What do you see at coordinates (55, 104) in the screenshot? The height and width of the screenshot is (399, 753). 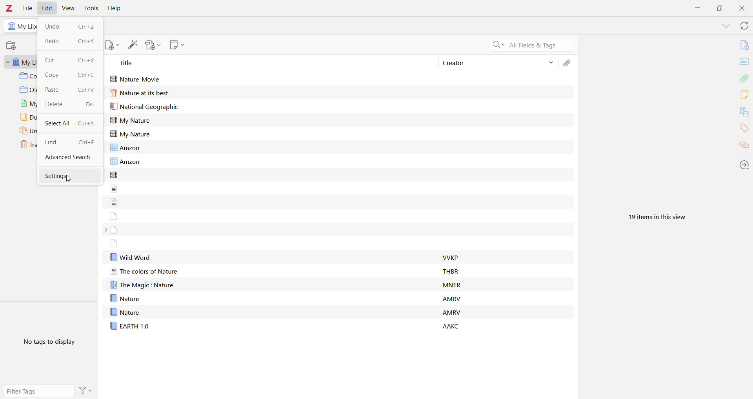 I see `Delete` at bounding box center [55, 104].